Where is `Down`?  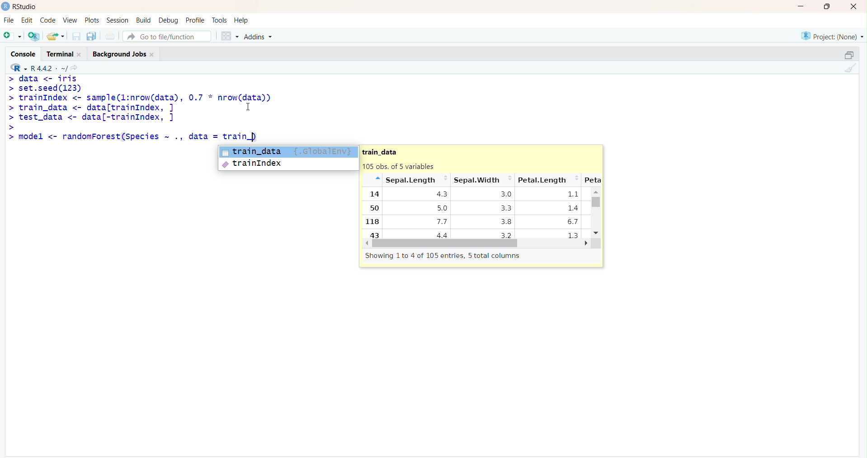 Down is located at coordinates (598, 231).